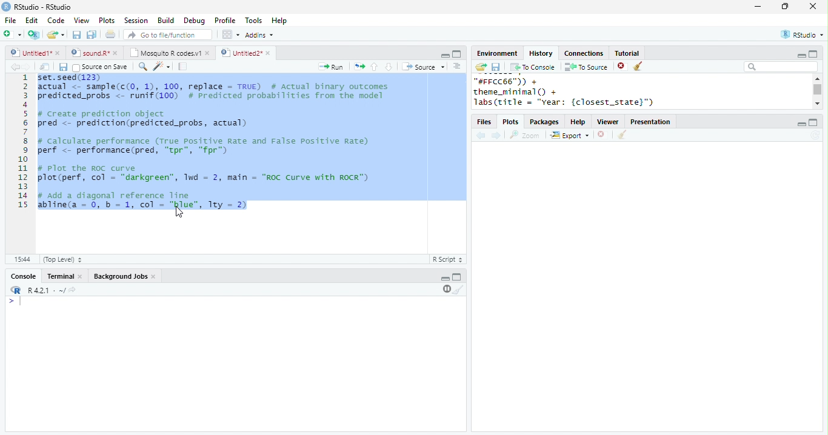  I want to click on save all, so click(92, 35).